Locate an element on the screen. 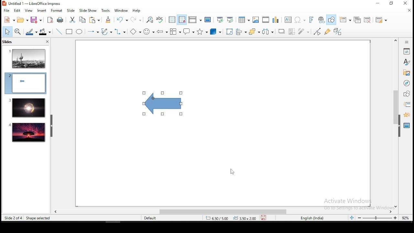 The image size is (414, 233). insert audio and video is located at coordinates (266, 20).